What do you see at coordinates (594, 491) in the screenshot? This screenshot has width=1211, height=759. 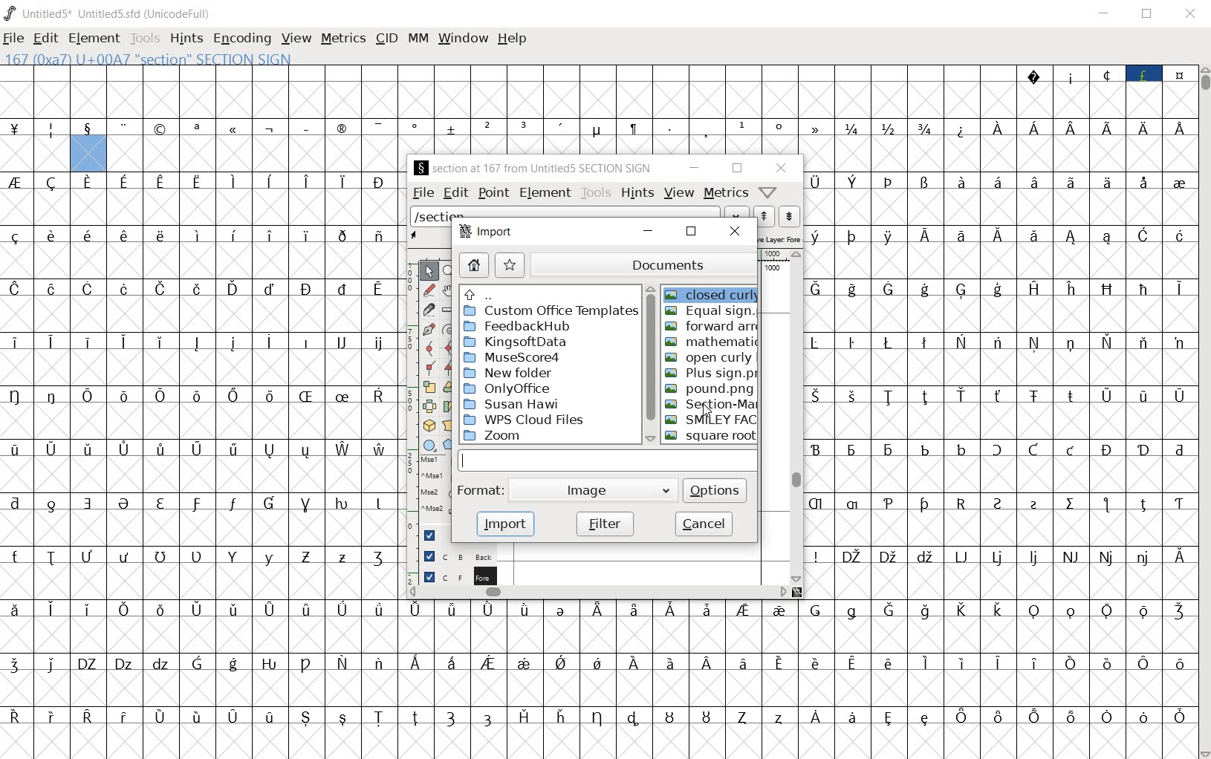 I see `image` at bounding box center [594, 491].